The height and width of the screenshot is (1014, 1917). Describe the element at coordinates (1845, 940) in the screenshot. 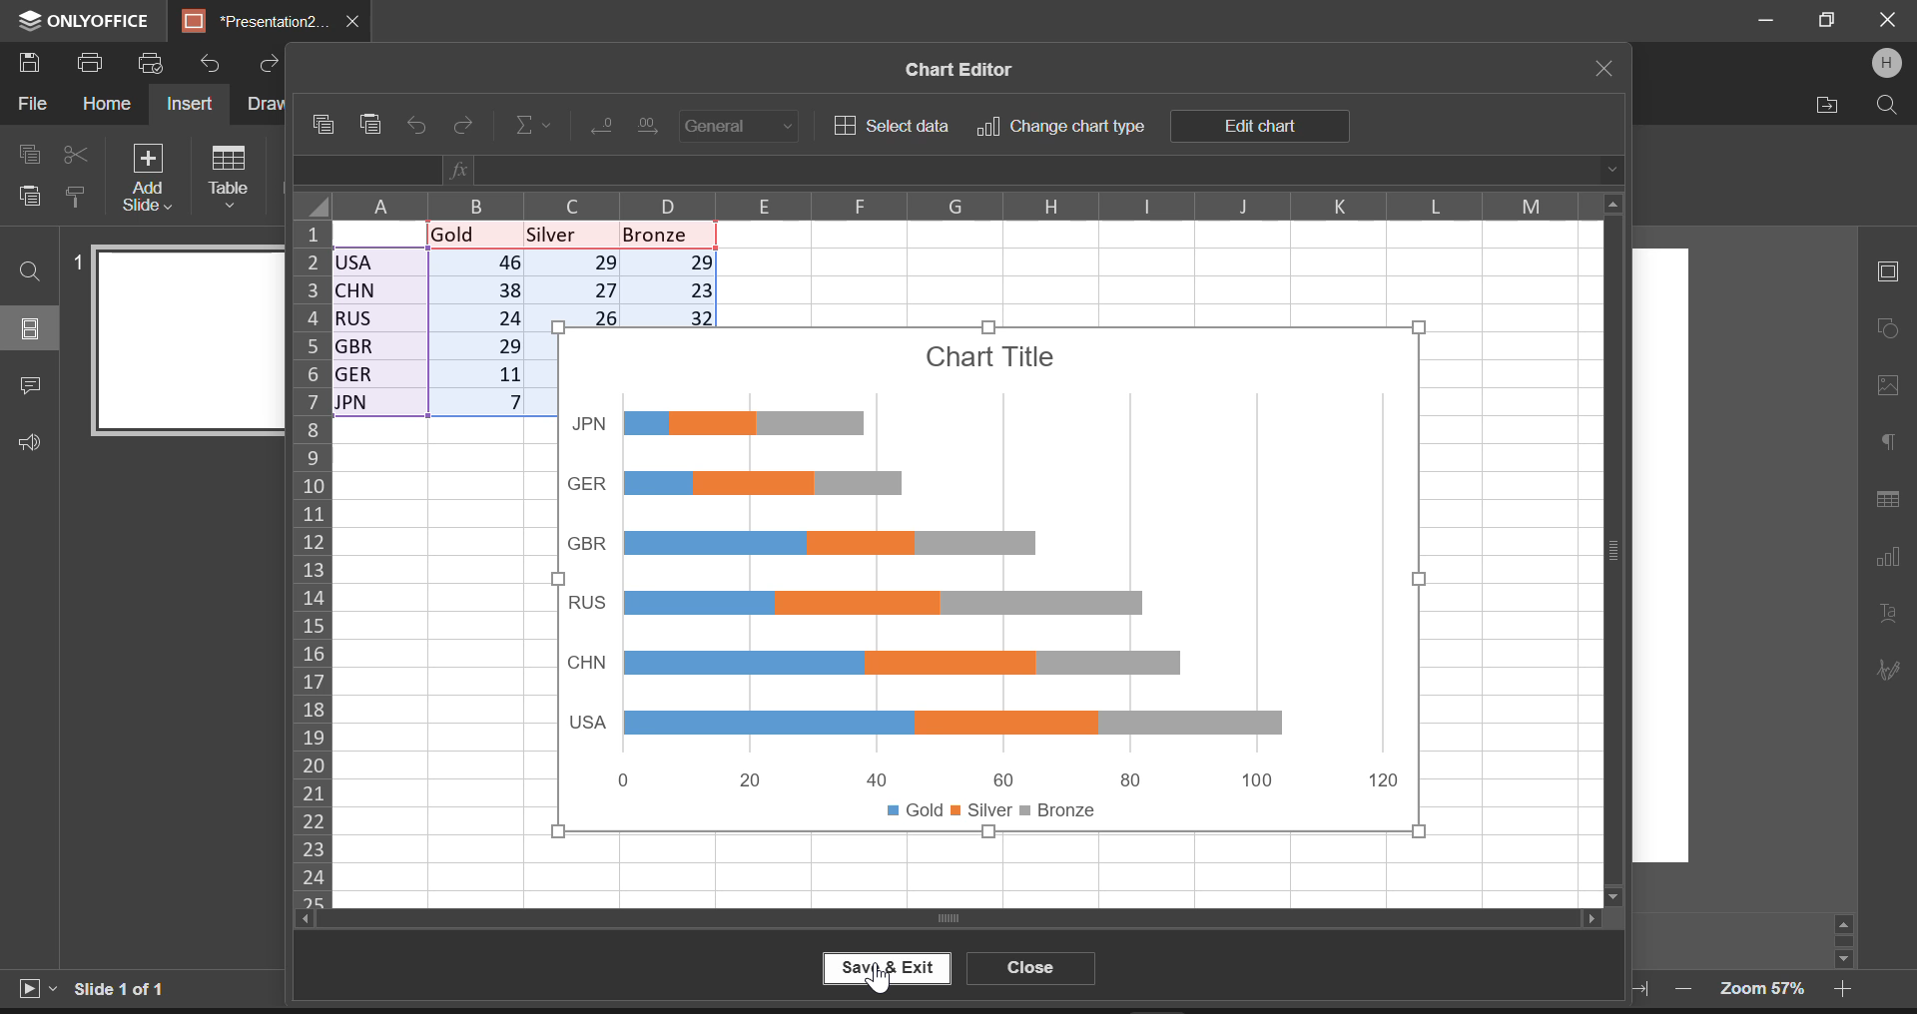

I see `Scroll Bar` at that location.